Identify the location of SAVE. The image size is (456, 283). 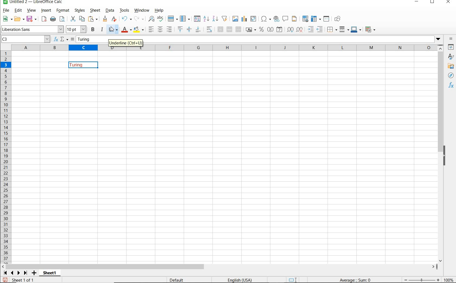
(31, 18).